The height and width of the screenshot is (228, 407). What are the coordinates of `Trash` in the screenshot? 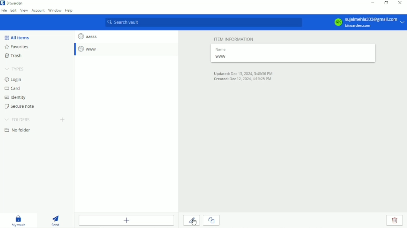 It's located at (13, 56).